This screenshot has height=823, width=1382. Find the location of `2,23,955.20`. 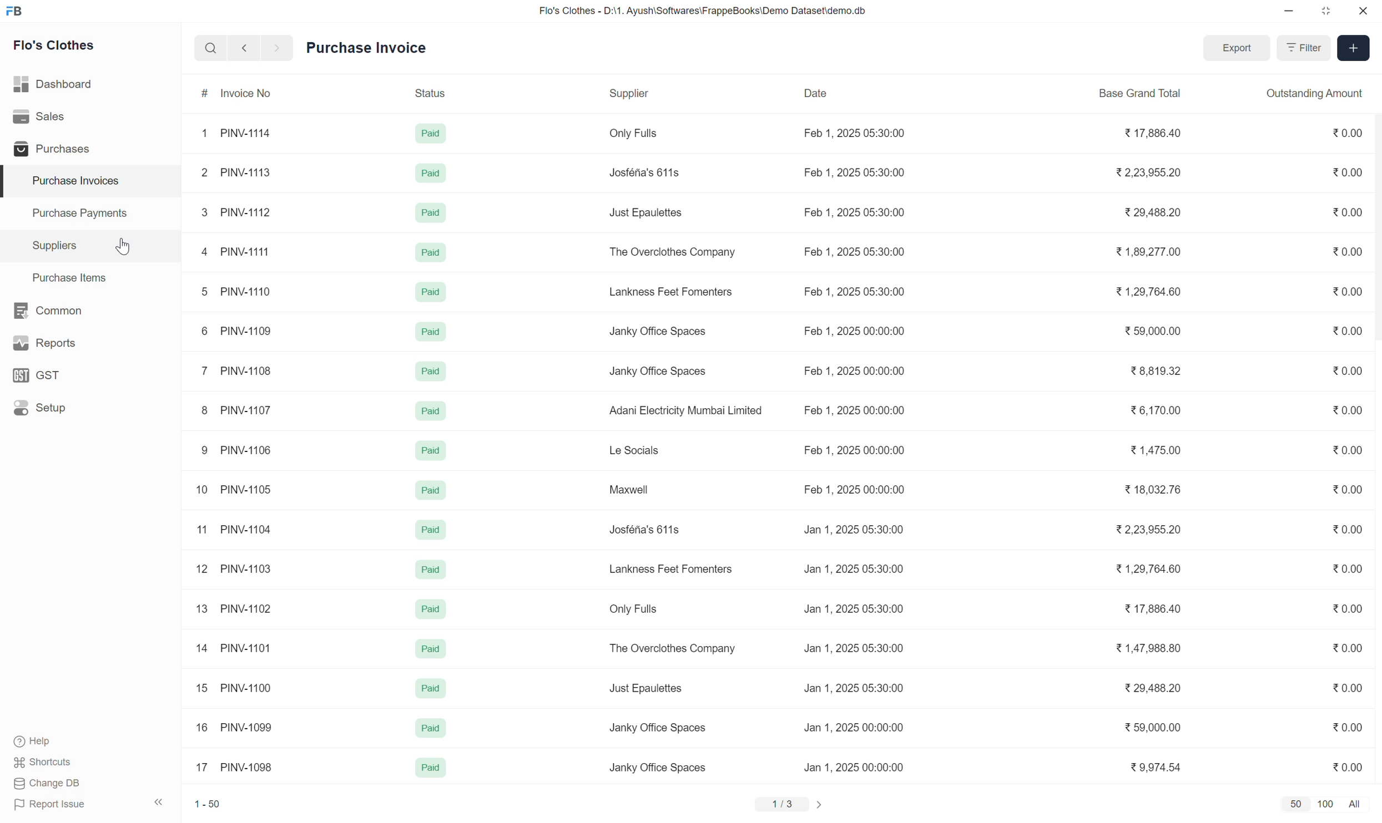

2,23,955.20 is located at coordinates (1148, 172).